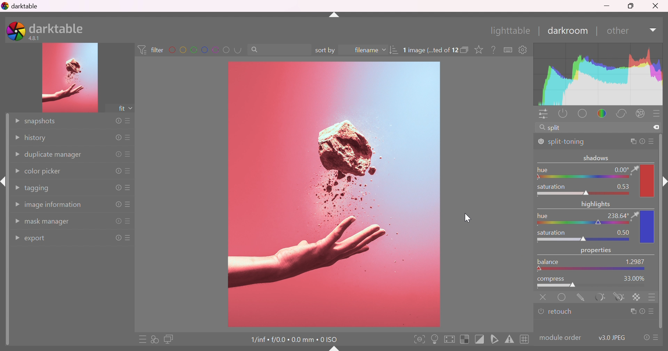 This screenshot has width=668, height=351. Describe the element at coordinates (70, 78) in the screenshot. I see `image` at that location.